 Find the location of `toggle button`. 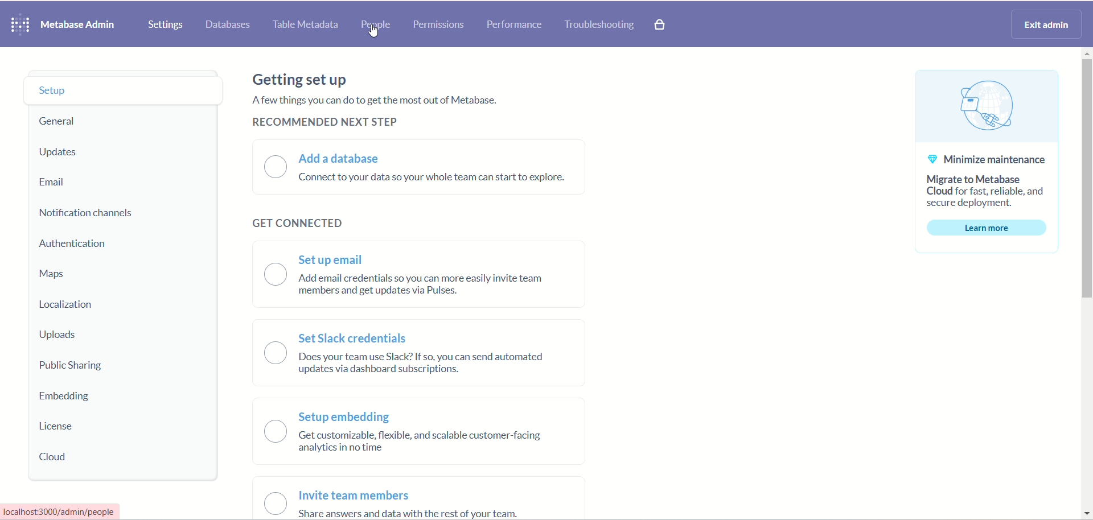

toggle button is located at coordinates (276, 166).